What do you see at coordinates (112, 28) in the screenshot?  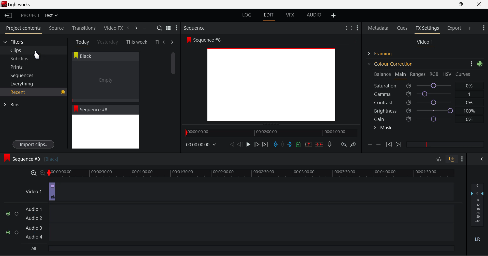 I see `Video FX` at bounding box center [112, 28].